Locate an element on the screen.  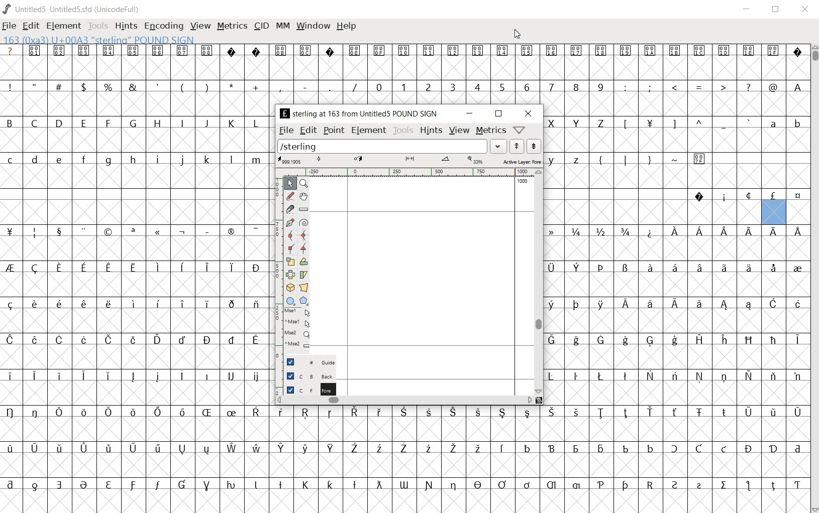
Symbol is located at coordinates (724, 340).